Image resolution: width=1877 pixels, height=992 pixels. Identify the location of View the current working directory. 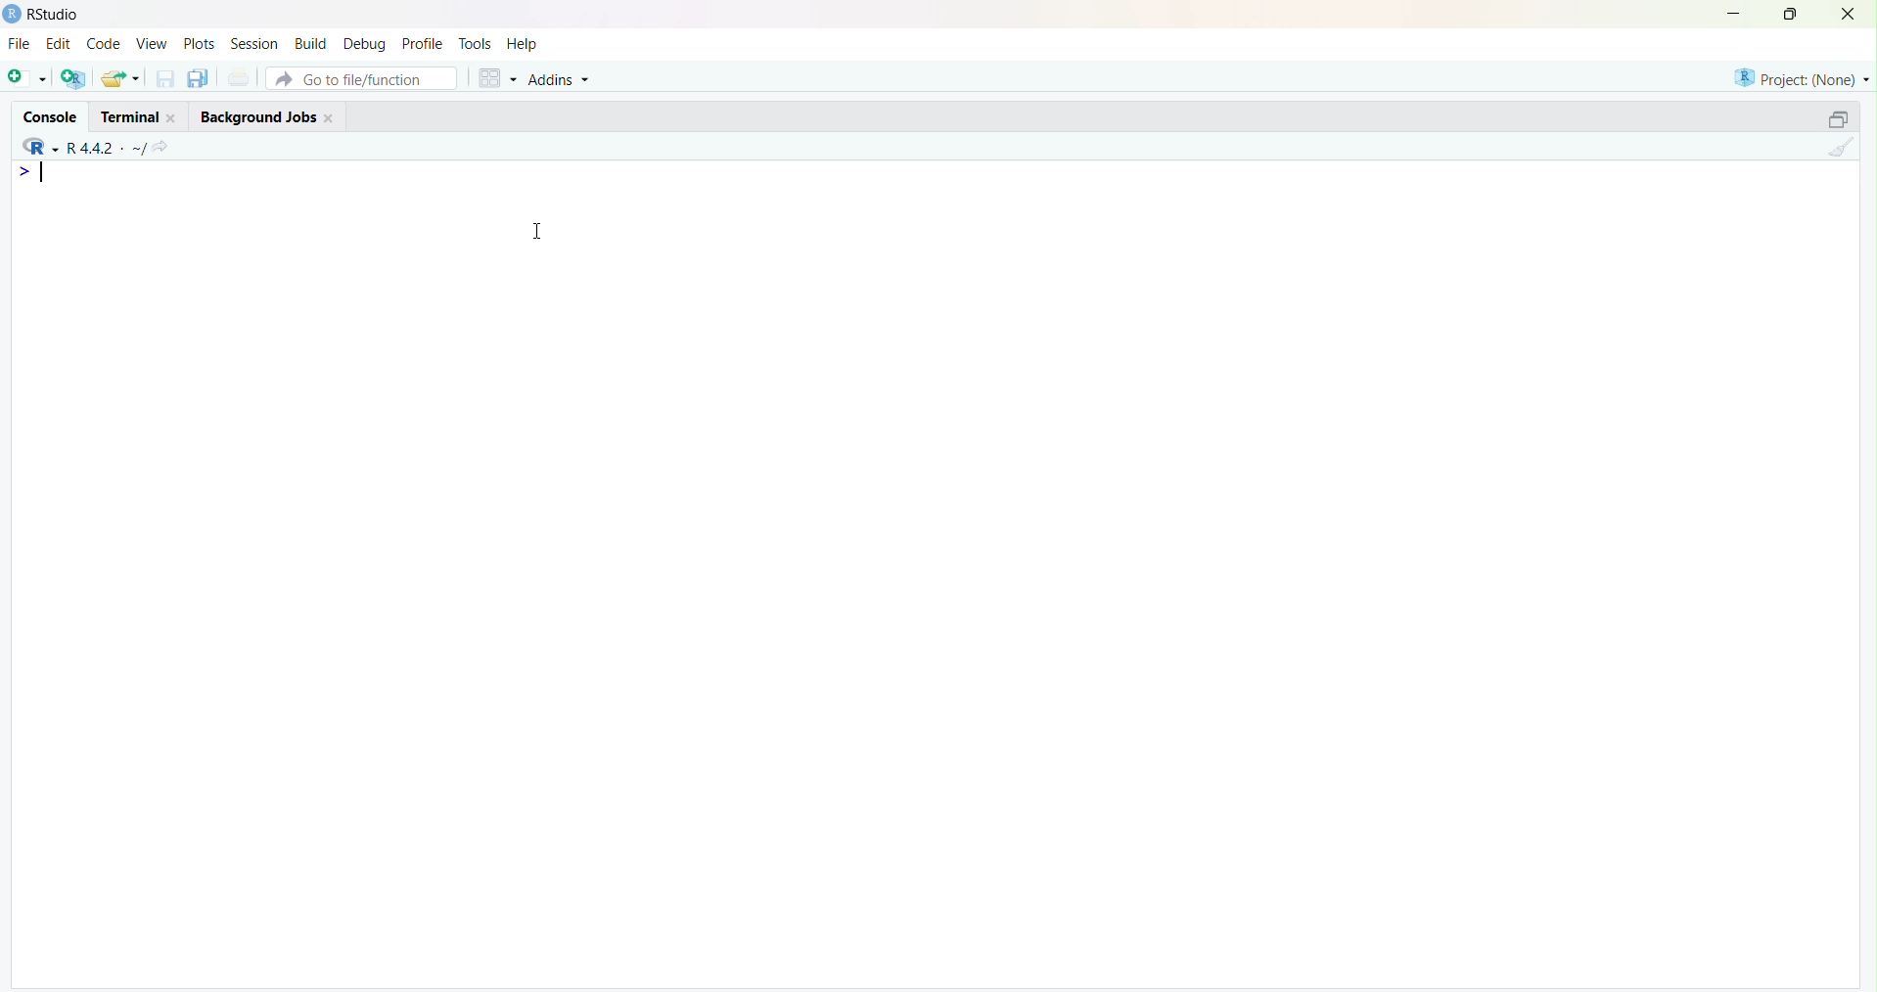
(169, 145).